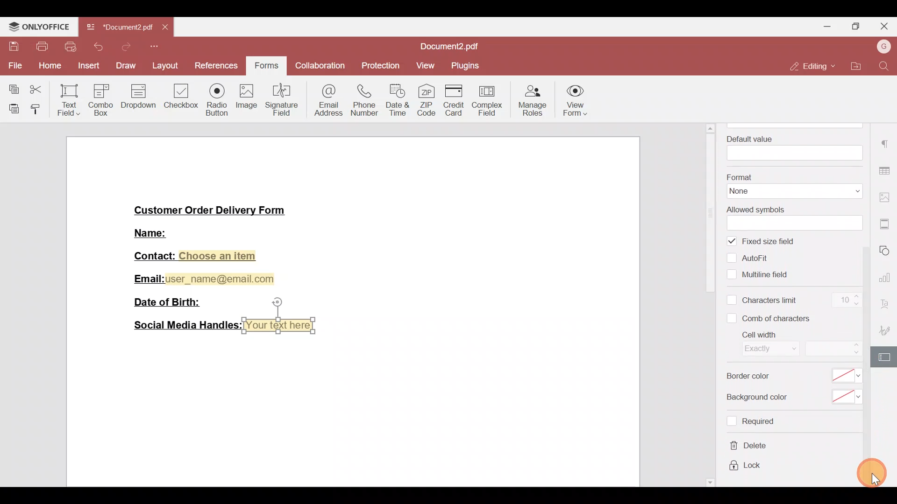 The width and height of the screenshot is (897, 504). What do you see at coordinates (886, 357) in the screenshot?
I see `Form settings` at bounding box center [886, 357].